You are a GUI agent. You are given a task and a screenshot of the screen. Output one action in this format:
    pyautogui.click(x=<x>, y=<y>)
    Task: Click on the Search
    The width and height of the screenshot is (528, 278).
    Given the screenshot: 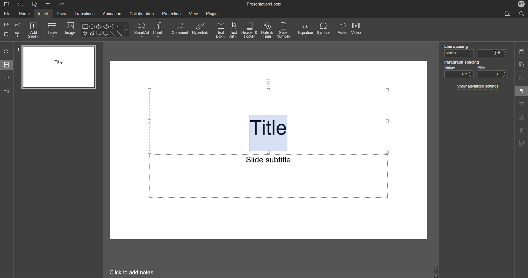 What is the action you would take?
    pyautogui.click(x=7, y=52)
    